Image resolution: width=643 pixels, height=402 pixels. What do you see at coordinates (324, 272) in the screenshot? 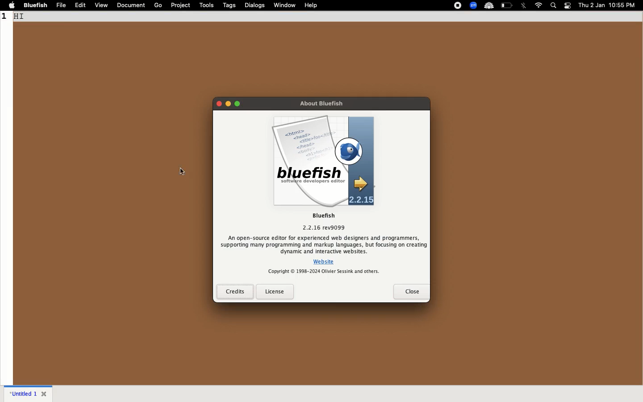
I see `copyright` at bounding box center [324, 272].